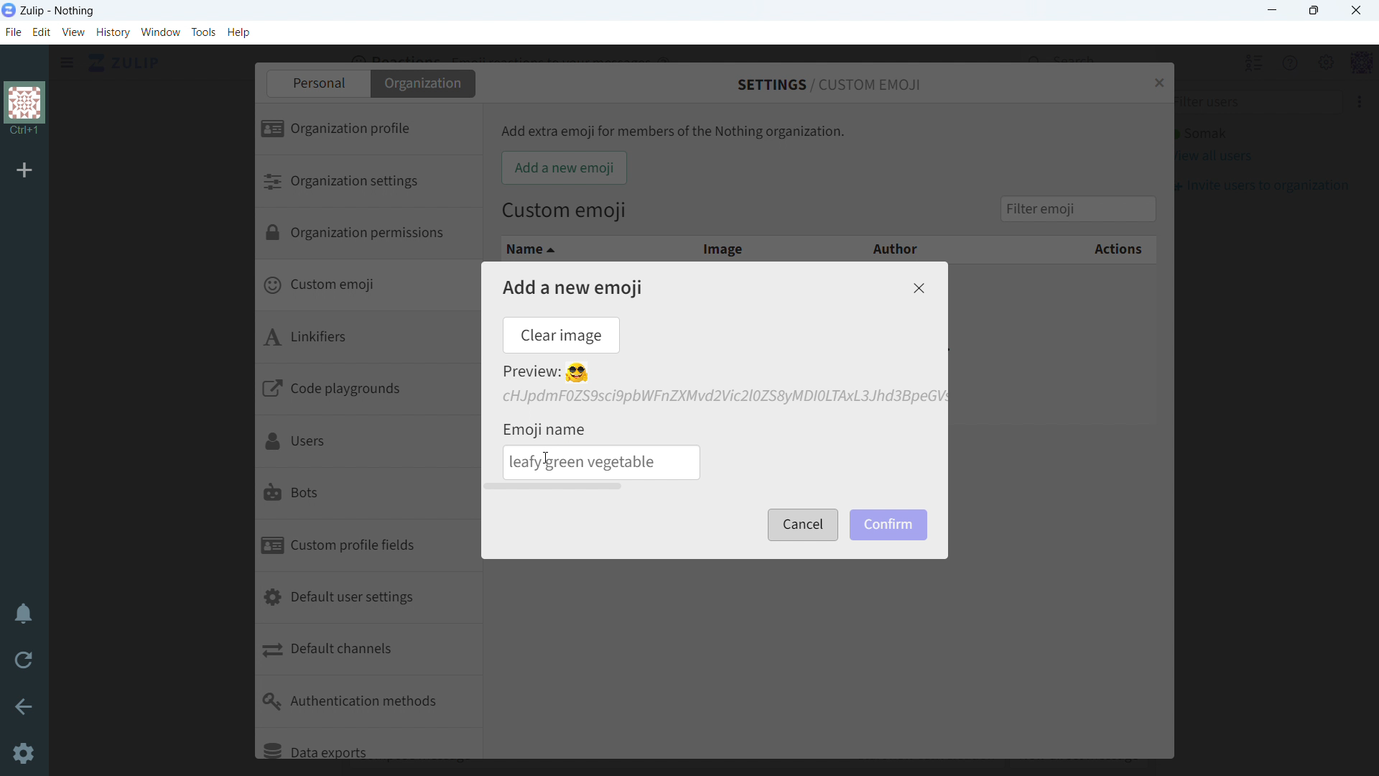 Image resolution: width=1379 pixels, height=776 pixels. Describe the element at coordinates (12, 32) in the screenshot. I see `file` at that location.